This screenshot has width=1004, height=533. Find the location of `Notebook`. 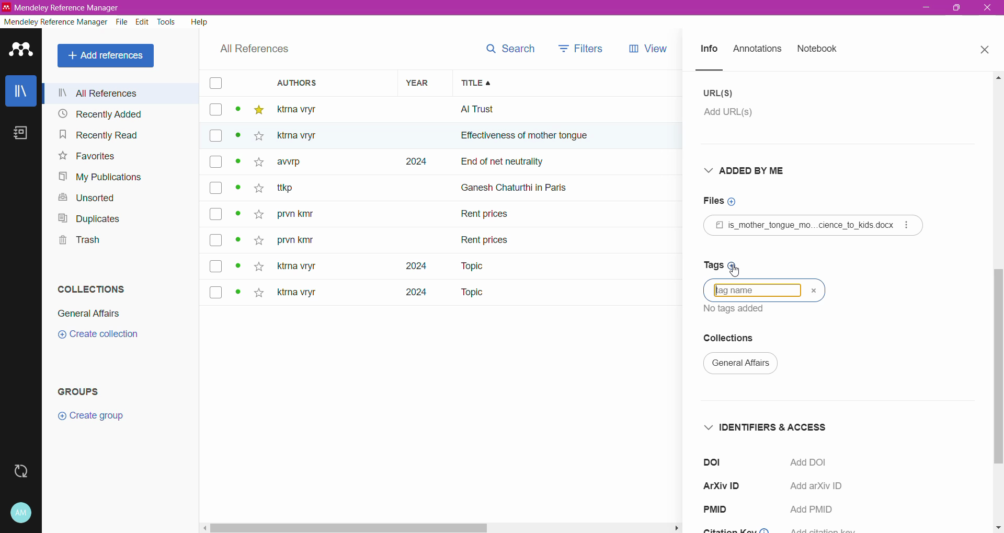

Notebook is located at coordinates (21, 133).